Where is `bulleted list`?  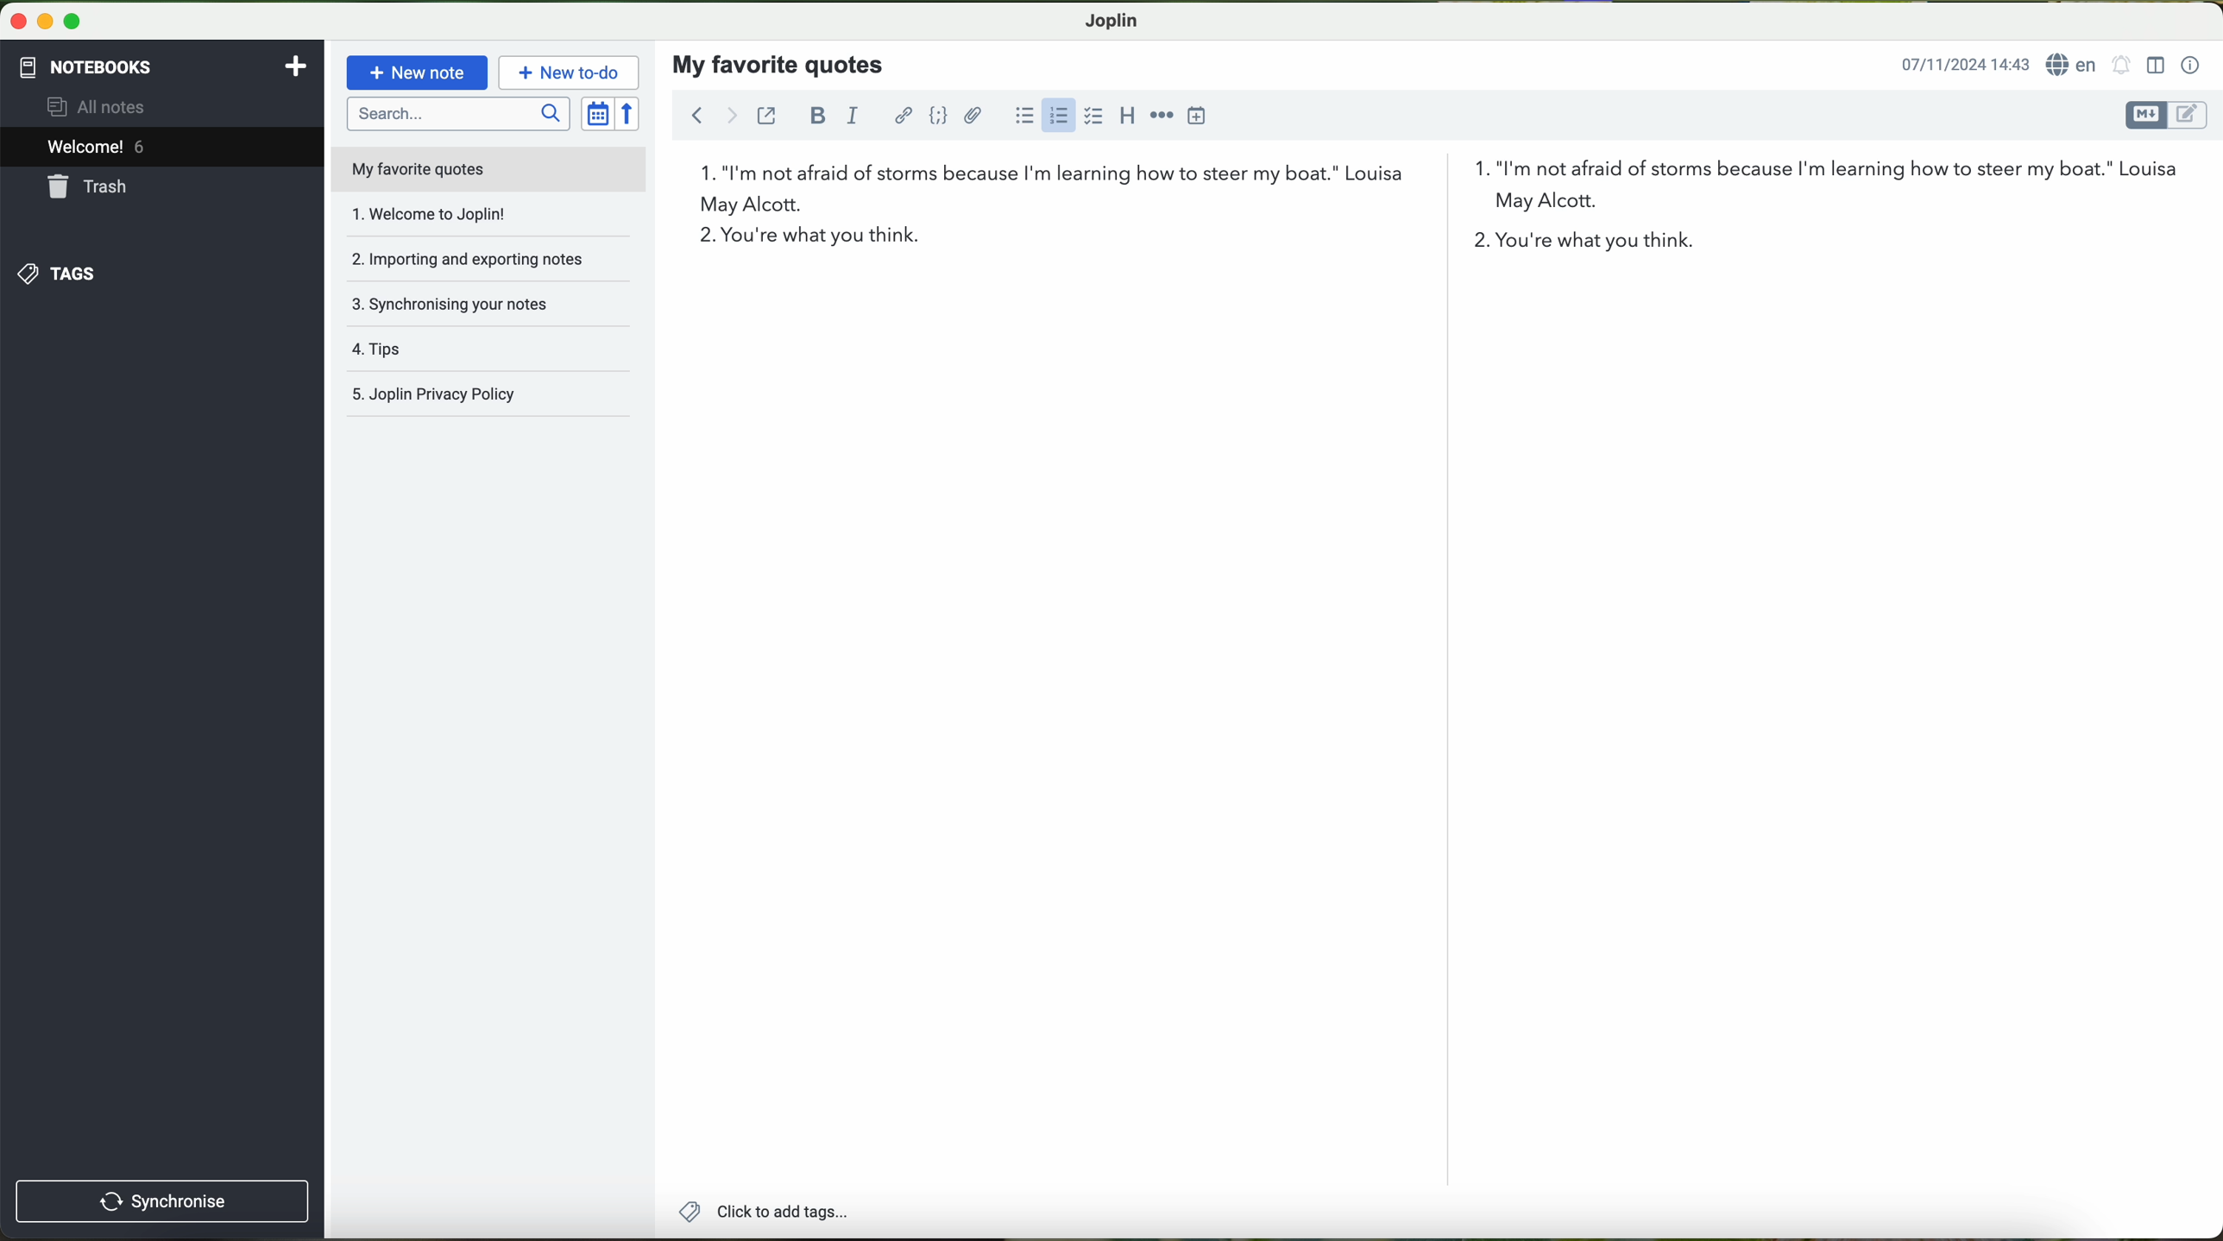
bulleted list is located at coordinates (1023, 117).